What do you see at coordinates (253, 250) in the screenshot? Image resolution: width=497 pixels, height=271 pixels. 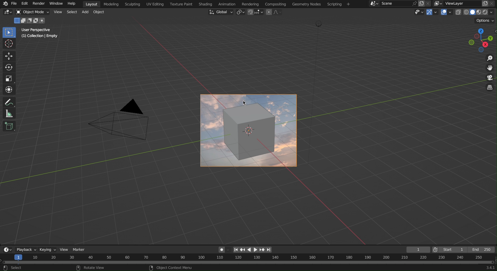 I see `Controls` at bounding box center [253, 250].